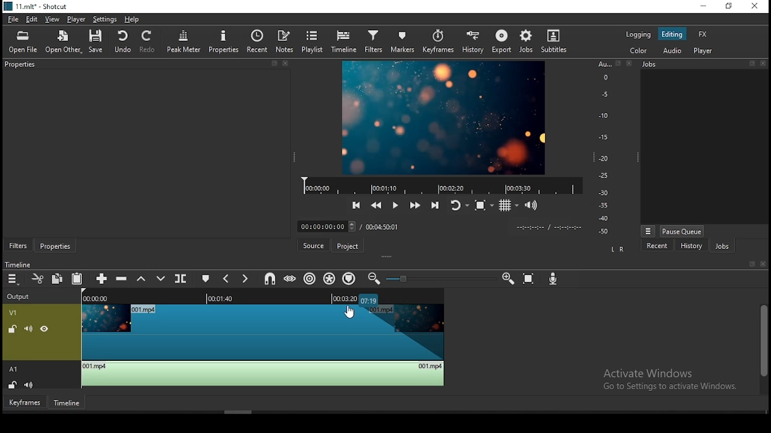  Describe the element at coordinates (375, 278) in the screenshot. I see `zoom timeline out` at that location.